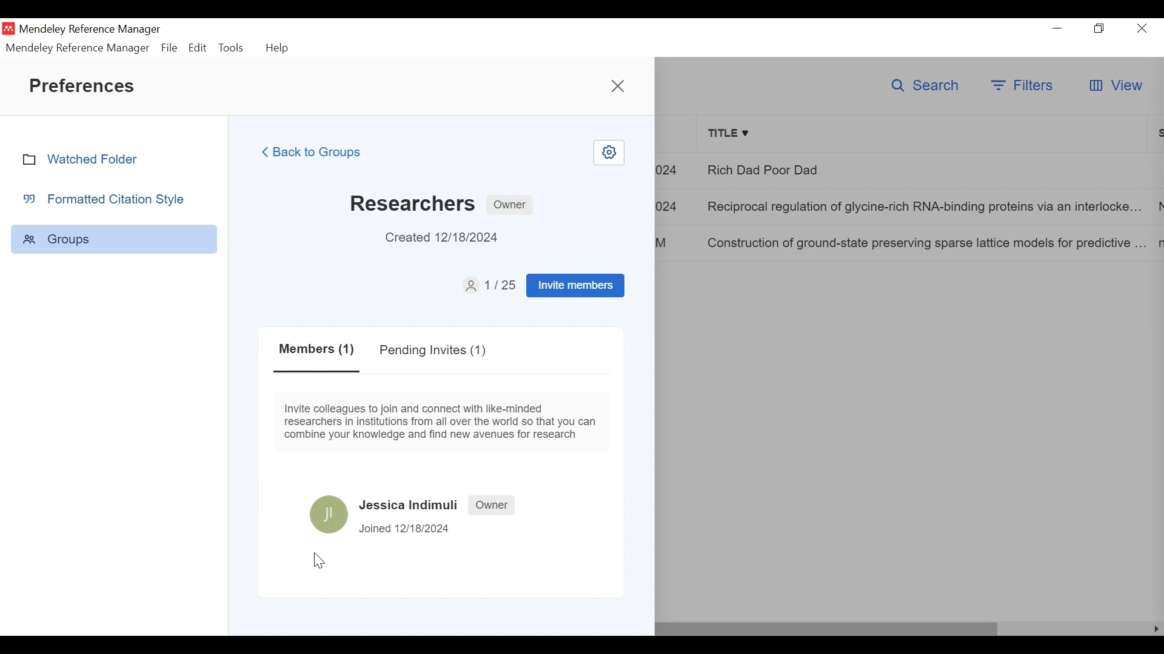  What do you see at coordinates (1115, 85) in the screenshot?
I see `View` at bounding box center [1115, 85].